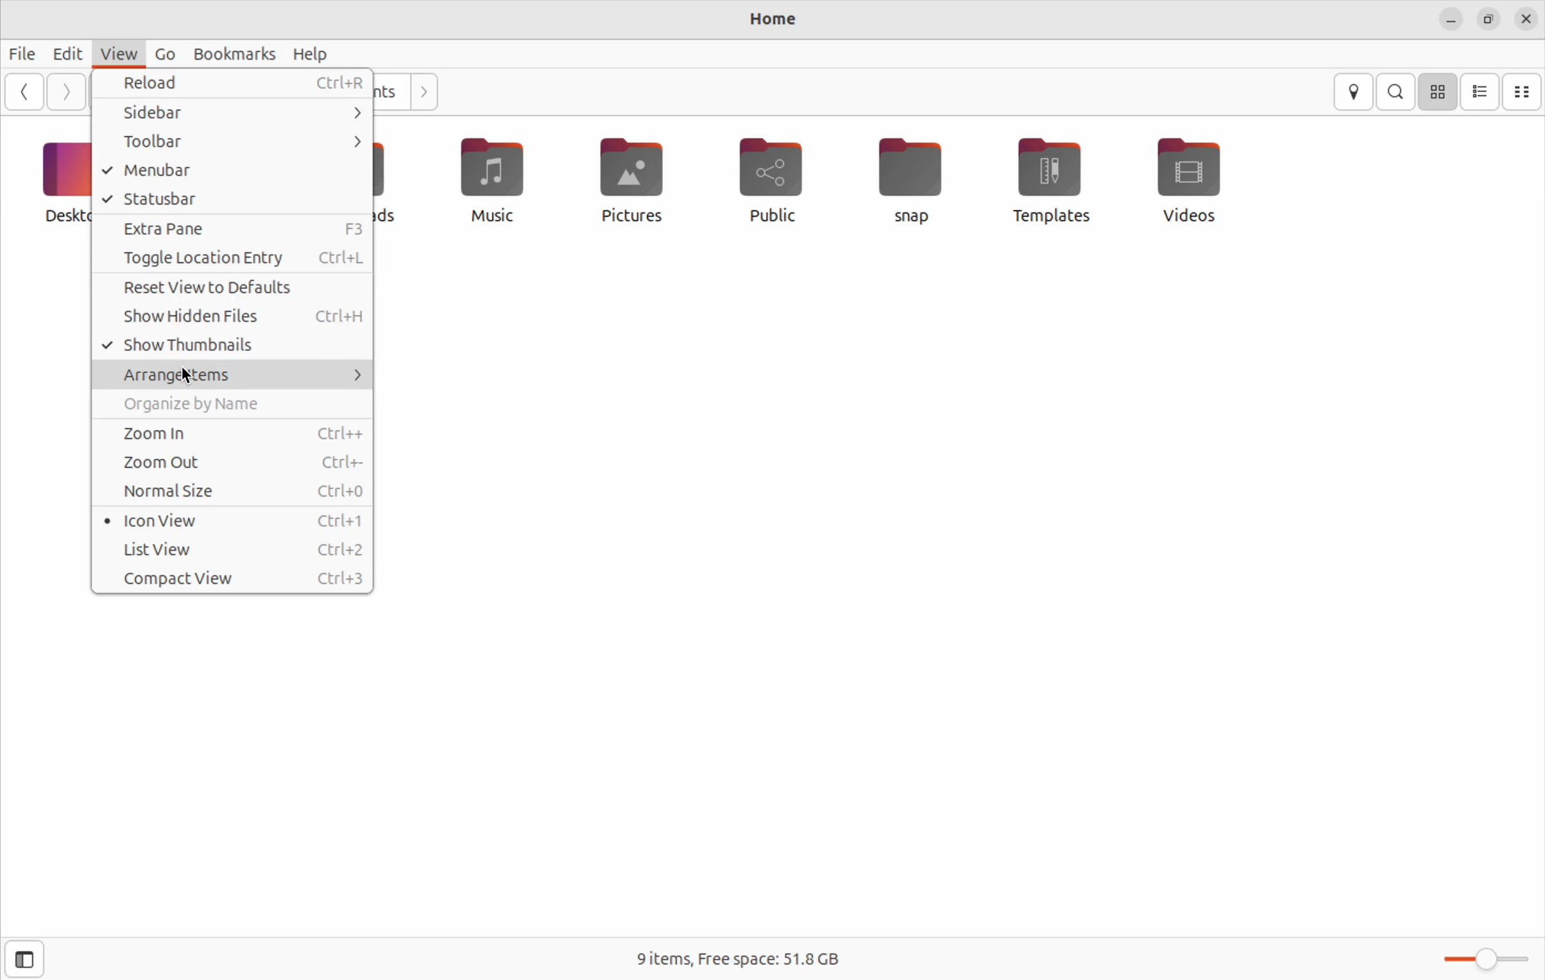 The height and width of the screenshot is (980, 1545). Describe the element at coordinates (236, 142) in the screenshot. I see `toolbar` at that location.